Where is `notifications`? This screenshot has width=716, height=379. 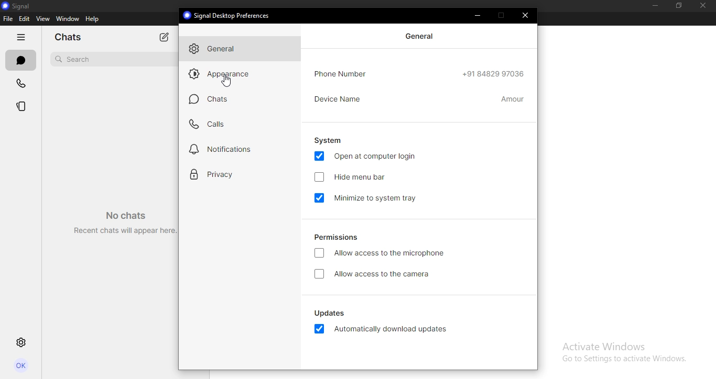 notifications is located at coordinates (223, 149).